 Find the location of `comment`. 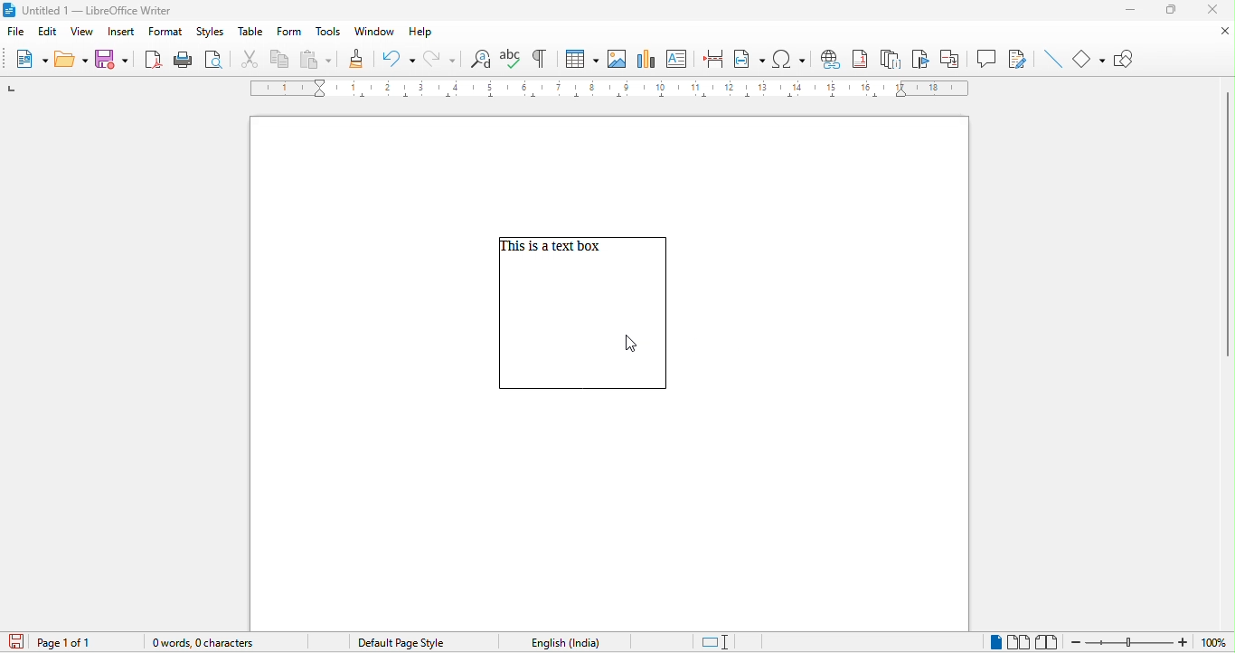

comment is located at coordinates (986, 58).